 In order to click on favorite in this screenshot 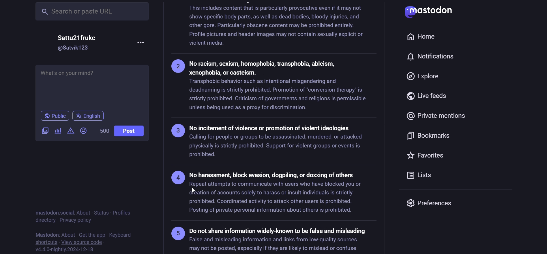, I will do `click(430, 157)`.